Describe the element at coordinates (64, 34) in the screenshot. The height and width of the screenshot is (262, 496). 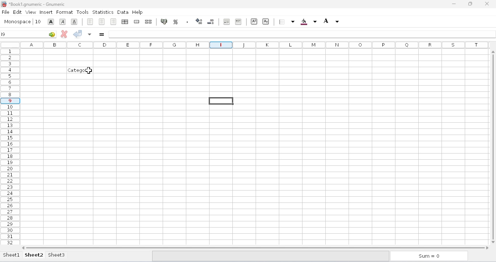
I see `cancel change` at that location.